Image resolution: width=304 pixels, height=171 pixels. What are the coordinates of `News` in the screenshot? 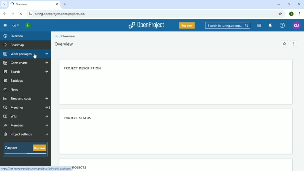 It's located at (11, 90).